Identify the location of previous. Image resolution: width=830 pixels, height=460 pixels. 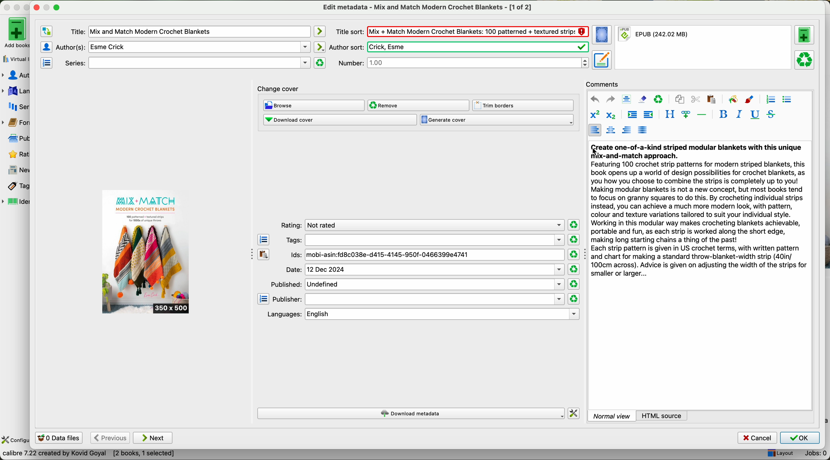
(110, 438).